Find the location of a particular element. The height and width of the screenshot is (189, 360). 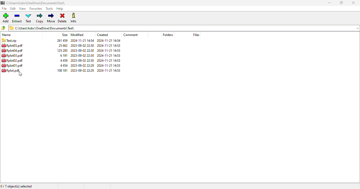

 2023-09-02 22:30 is located at coordinates (81, 60).